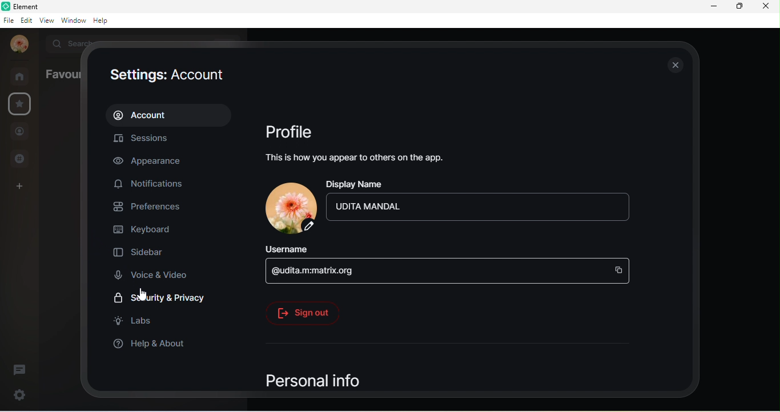  I want to click on view, so click(49, 21).